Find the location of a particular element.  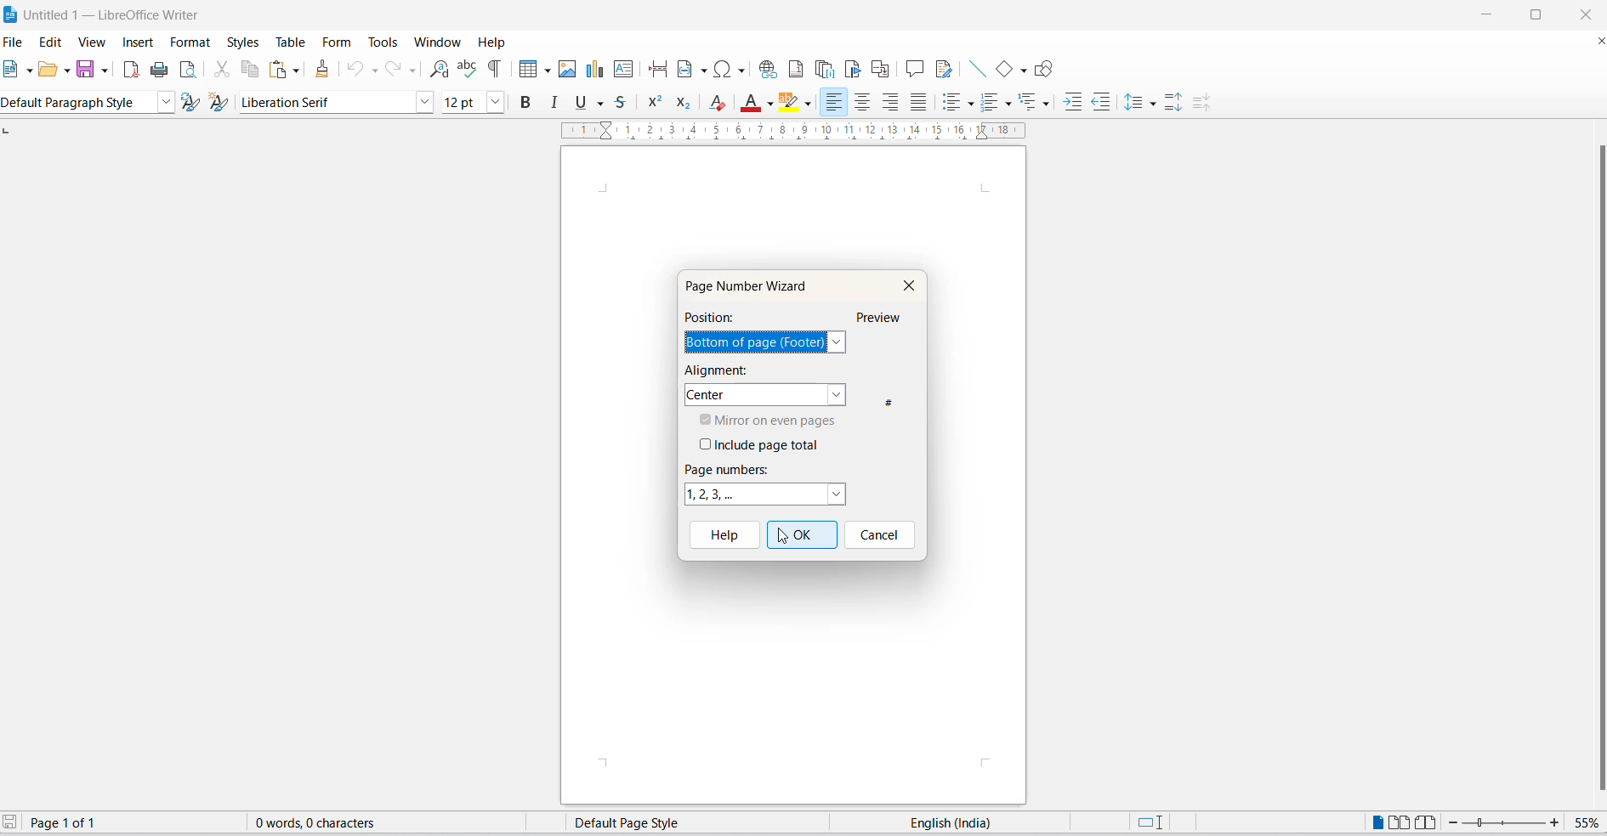

line spacing options is located at coordinates (1154, 104).